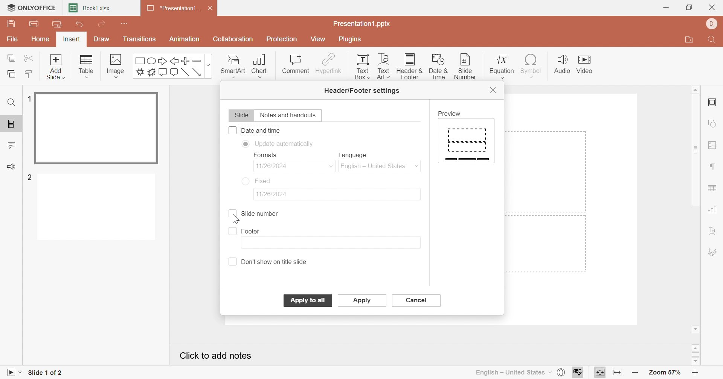 This screenshot has height=379, width=723. What do you see at coordinates (329, 64) in the screenshot?
I see `Hyperlink` at bounding box center [329, 64].